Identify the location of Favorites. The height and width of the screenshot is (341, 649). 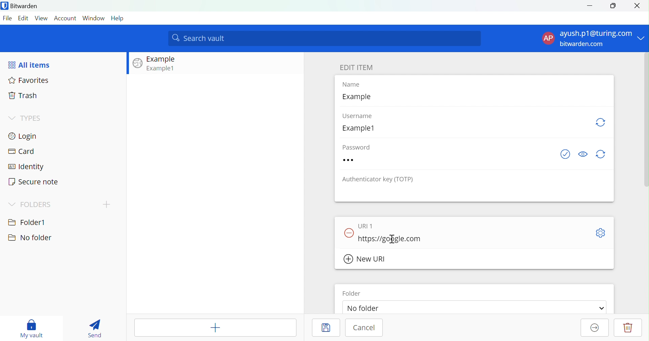
(30, 81).